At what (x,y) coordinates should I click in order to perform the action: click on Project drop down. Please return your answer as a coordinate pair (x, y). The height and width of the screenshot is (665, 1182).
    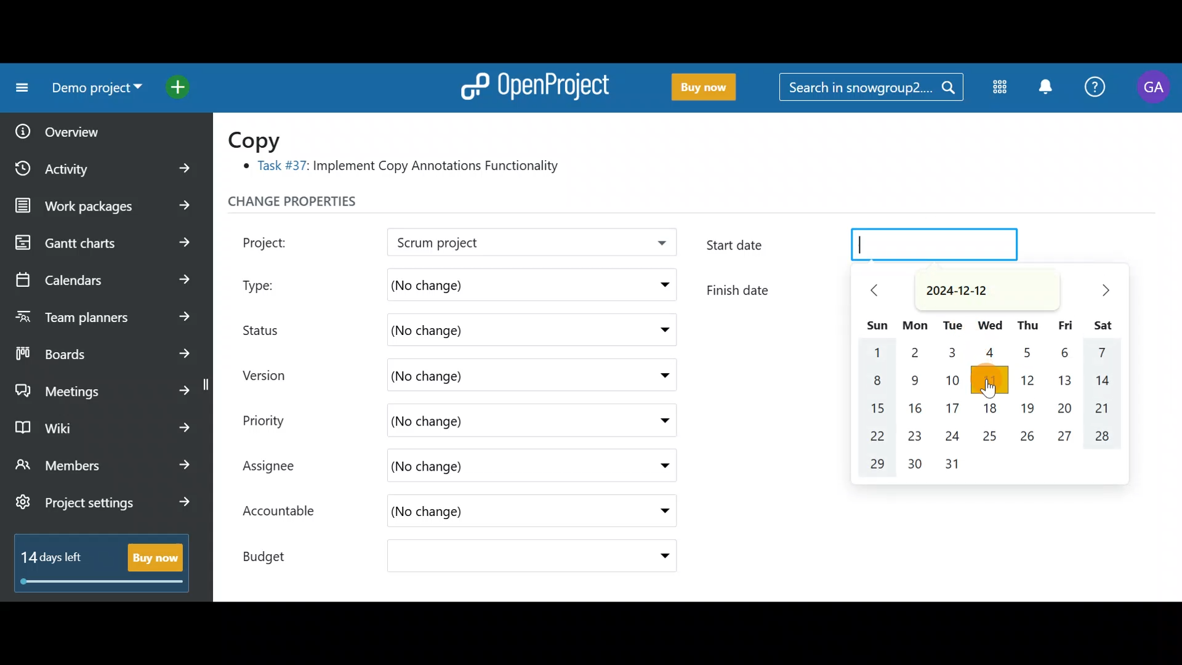
    Looking at the image, I should click on (657, 246).